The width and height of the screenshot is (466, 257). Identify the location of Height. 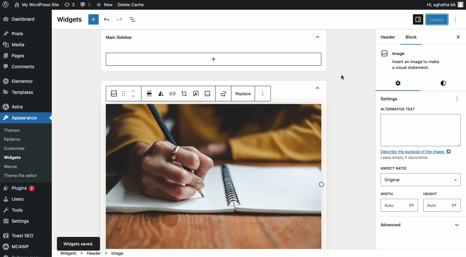
(438, 193).